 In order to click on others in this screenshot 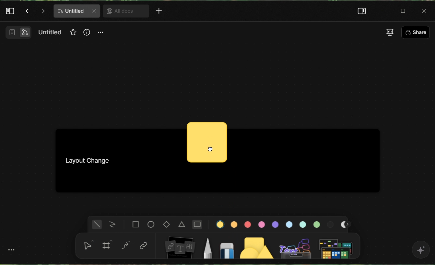, I will do `click(295, 245)`.